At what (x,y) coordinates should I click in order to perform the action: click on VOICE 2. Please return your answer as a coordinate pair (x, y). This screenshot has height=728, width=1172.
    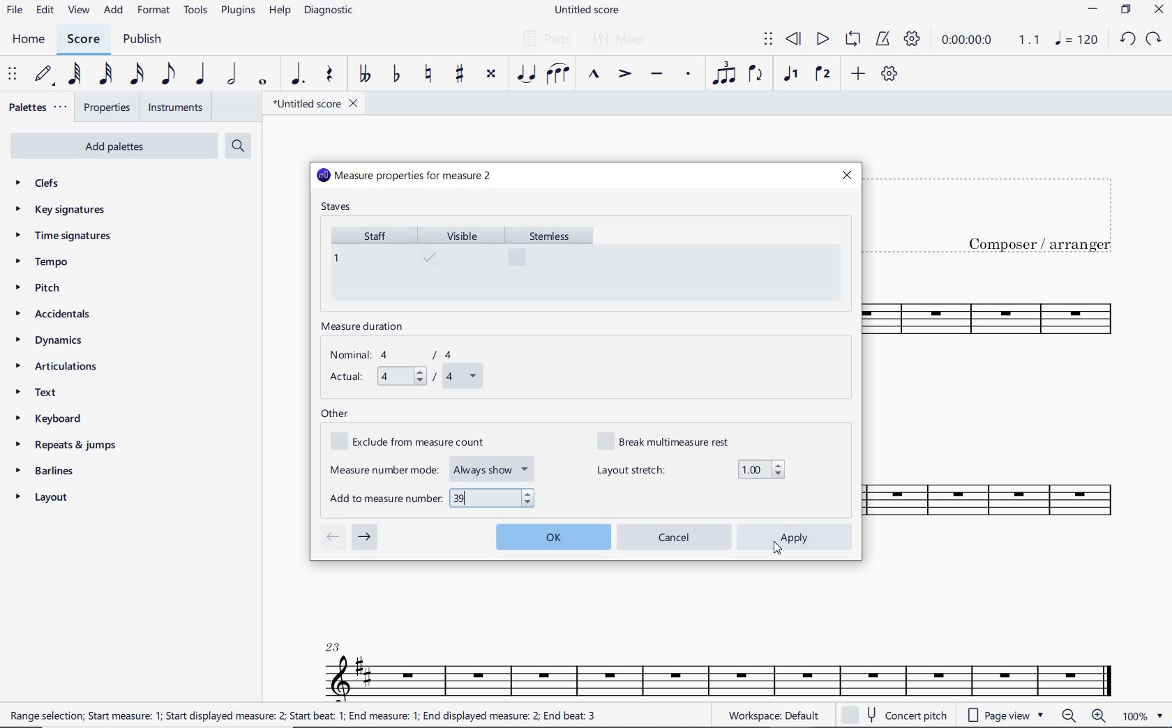
    Looking at the image, I should click on (823, 75).